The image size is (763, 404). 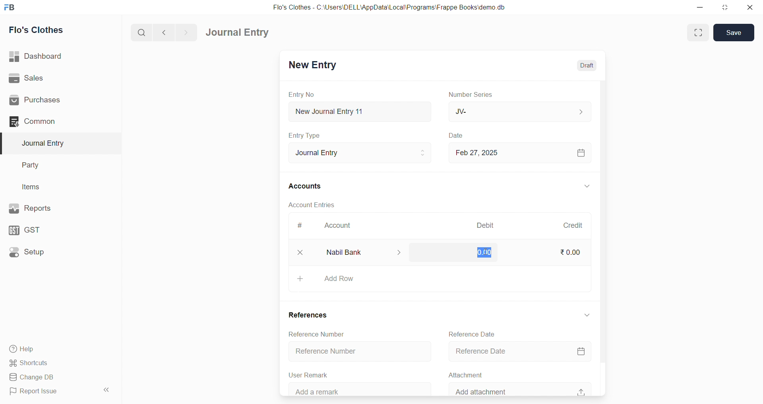 I want to click on Help, so click(x=50, y=350).